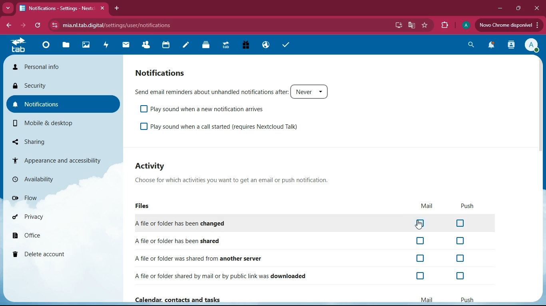 The image size is (546, 306). I want to click on tasks, so click(283, 45).